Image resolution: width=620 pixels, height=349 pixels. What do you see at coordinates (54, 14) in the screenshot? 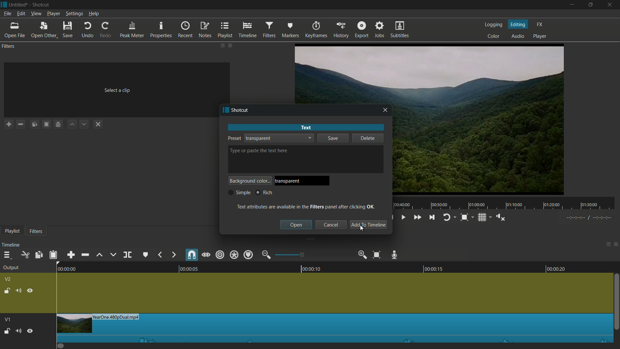
I see `player menu` at bounding box center [54, 14].